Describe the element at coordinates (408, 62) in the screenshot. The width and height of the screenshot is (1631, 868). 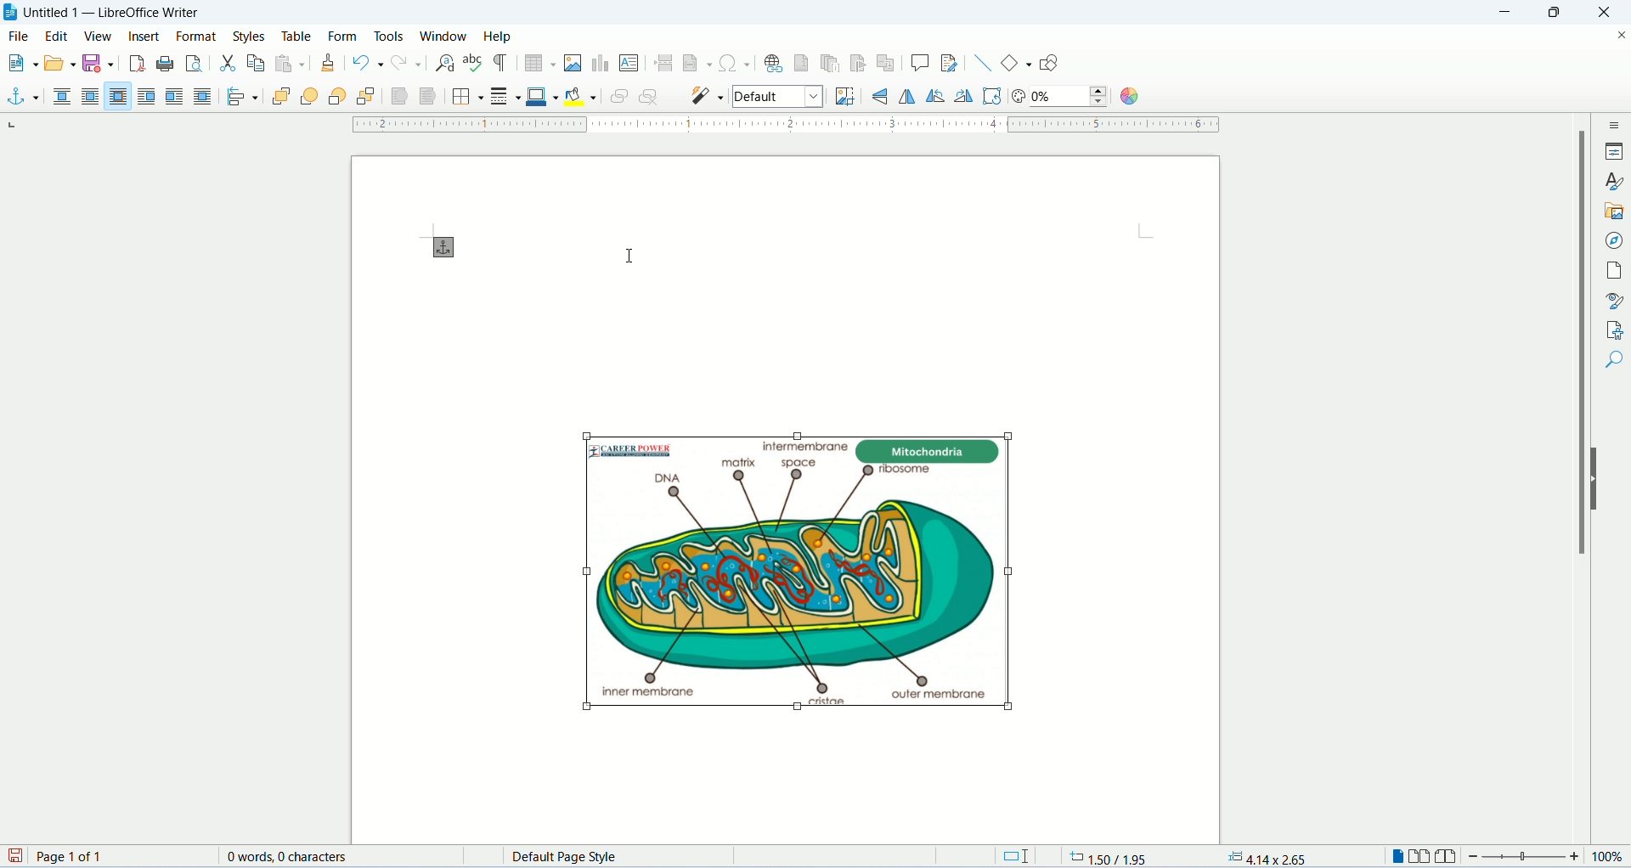
I see `redo` at that location.